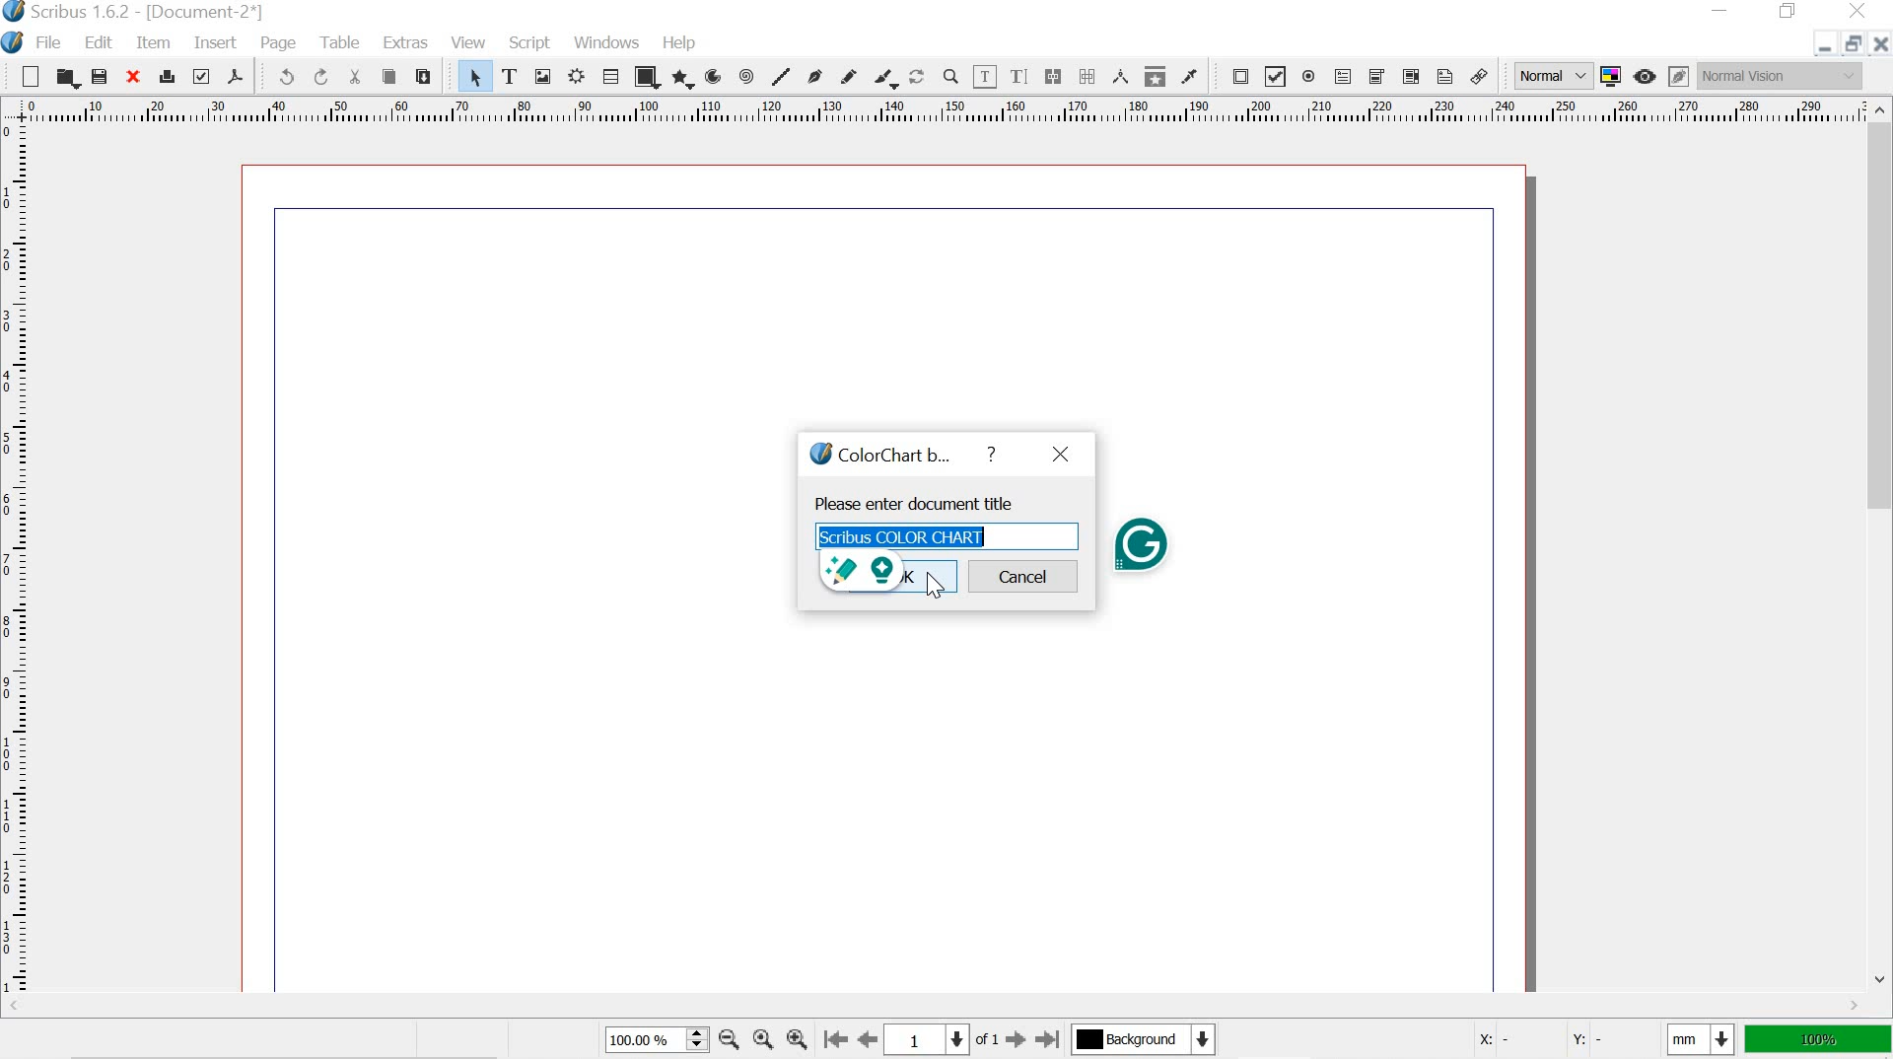 This screenshot has height=1059, width=1893. I want to click on item, so click(154, 43).